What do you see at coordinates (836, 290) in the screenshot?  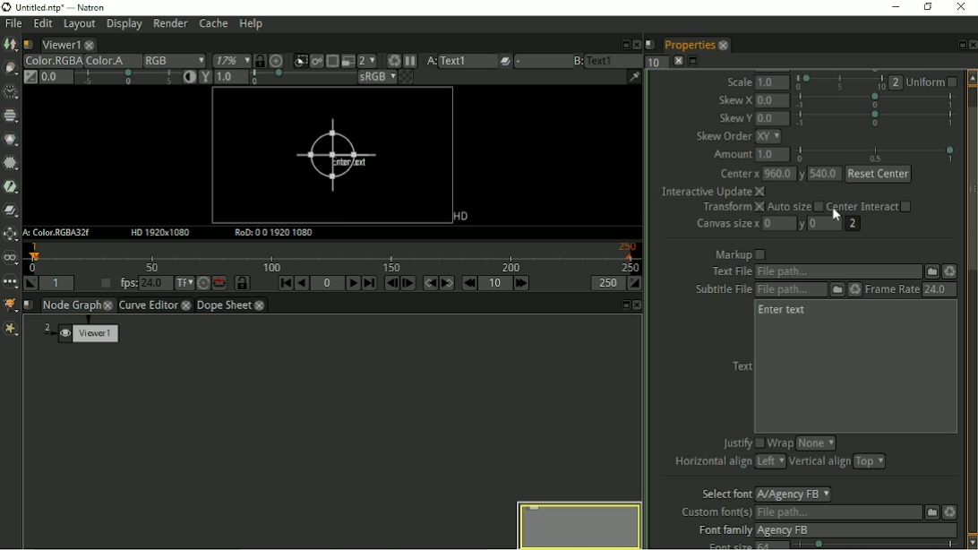 I see `Subtitle` at bounding box center [836, 290].